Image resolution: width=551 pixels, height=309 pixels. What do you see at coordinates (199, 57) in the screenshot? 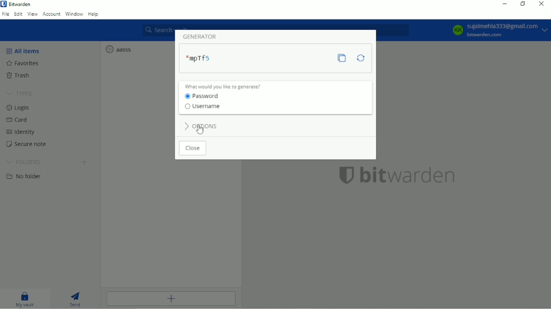
I see `Password generated` at bounding box center [199, 57].